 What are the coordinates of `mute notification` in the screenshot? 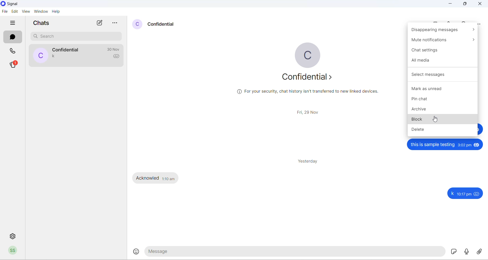 It's located at (443, 40).